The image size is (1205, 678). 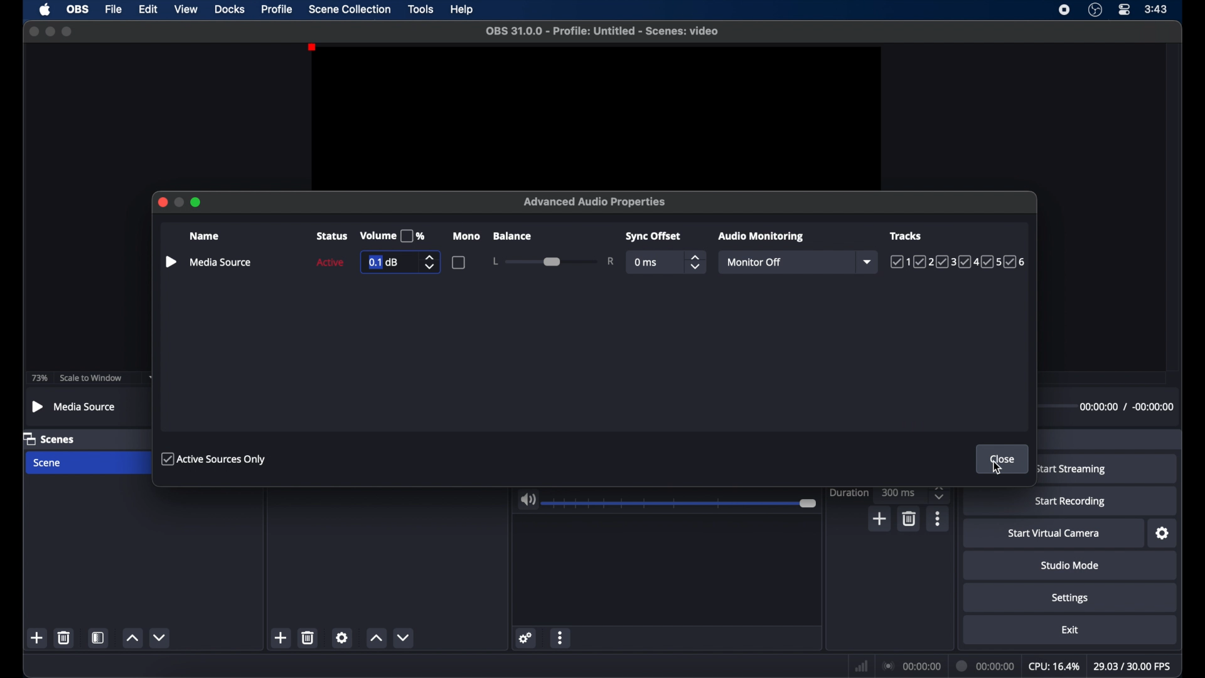 What do you see at coordinates (350, 9) in the screenshot?
I see `scene collection` at bounding box center [350, 9].